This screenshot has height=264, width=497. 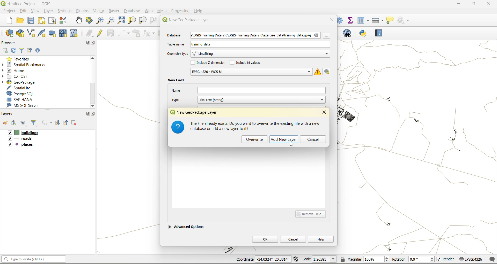 What do you see at coordinates (21, 139) in the screenshot?
I see `roads` at bounding box center [21, 139].